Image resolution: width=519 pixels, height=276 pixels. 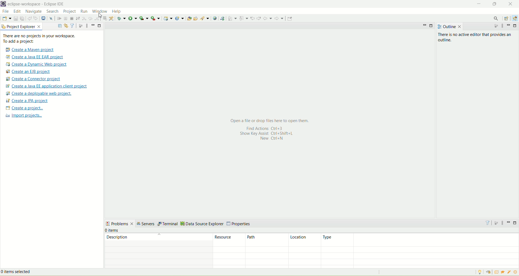 I want to click on open task, so click(x=196, y=18).